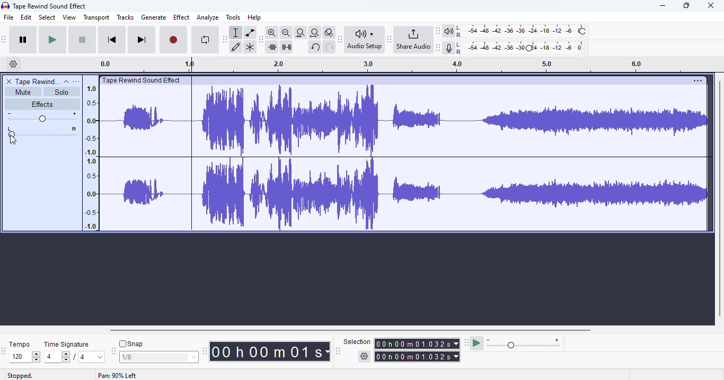  I want to click on effects, so click(42, 104).